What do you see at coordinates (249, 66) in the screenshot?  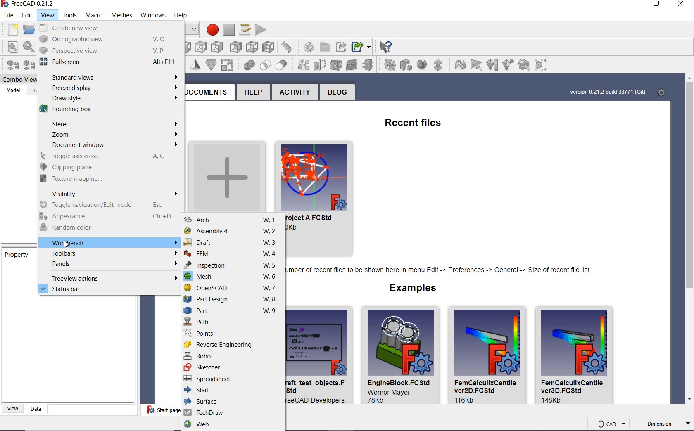 I see `intersection` at bounding box center [249, 66].